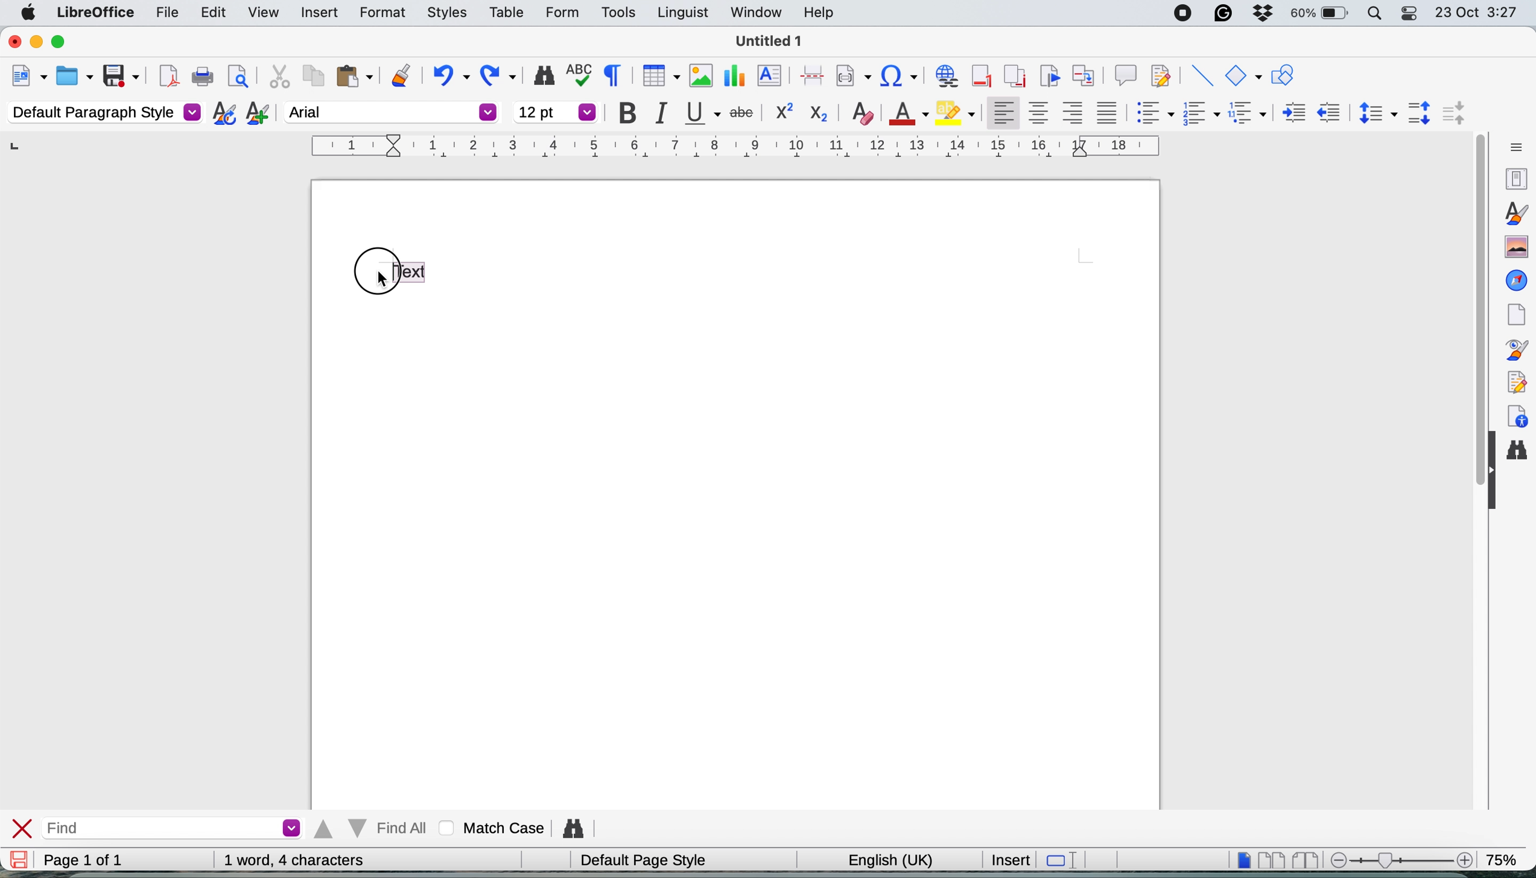  What do you see at coordinates (660, 113) in the screenshot?
I see `italic` at bounding box center [660, 113].